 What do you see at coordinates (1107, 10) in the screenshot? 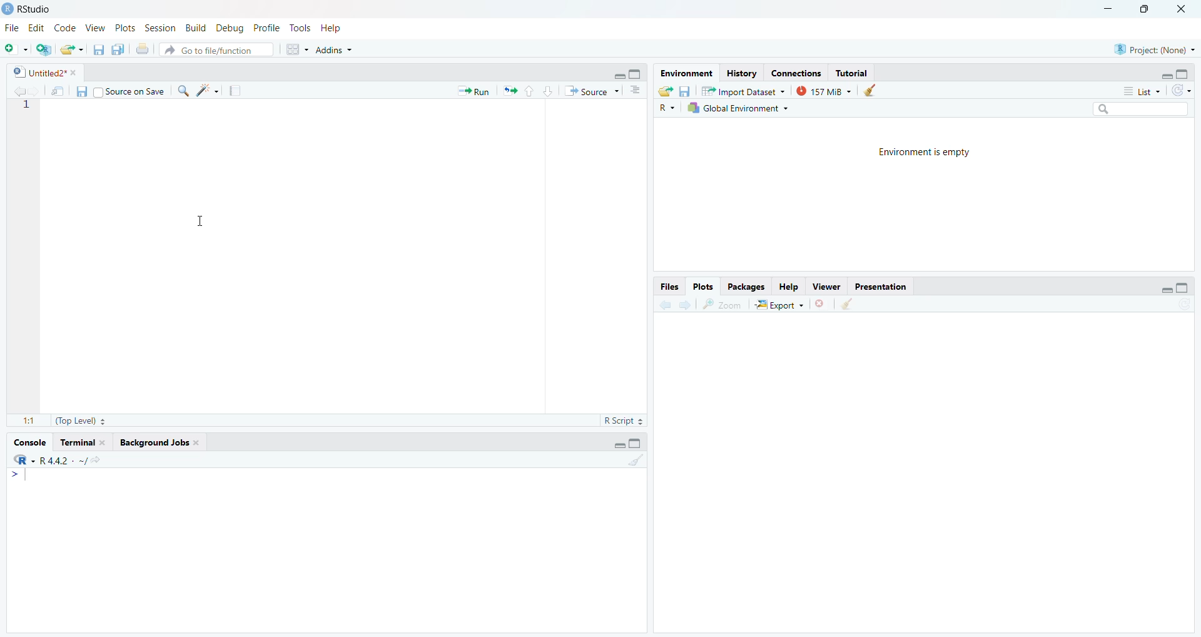
I see `minimize` at bounding box center [1107, 10].